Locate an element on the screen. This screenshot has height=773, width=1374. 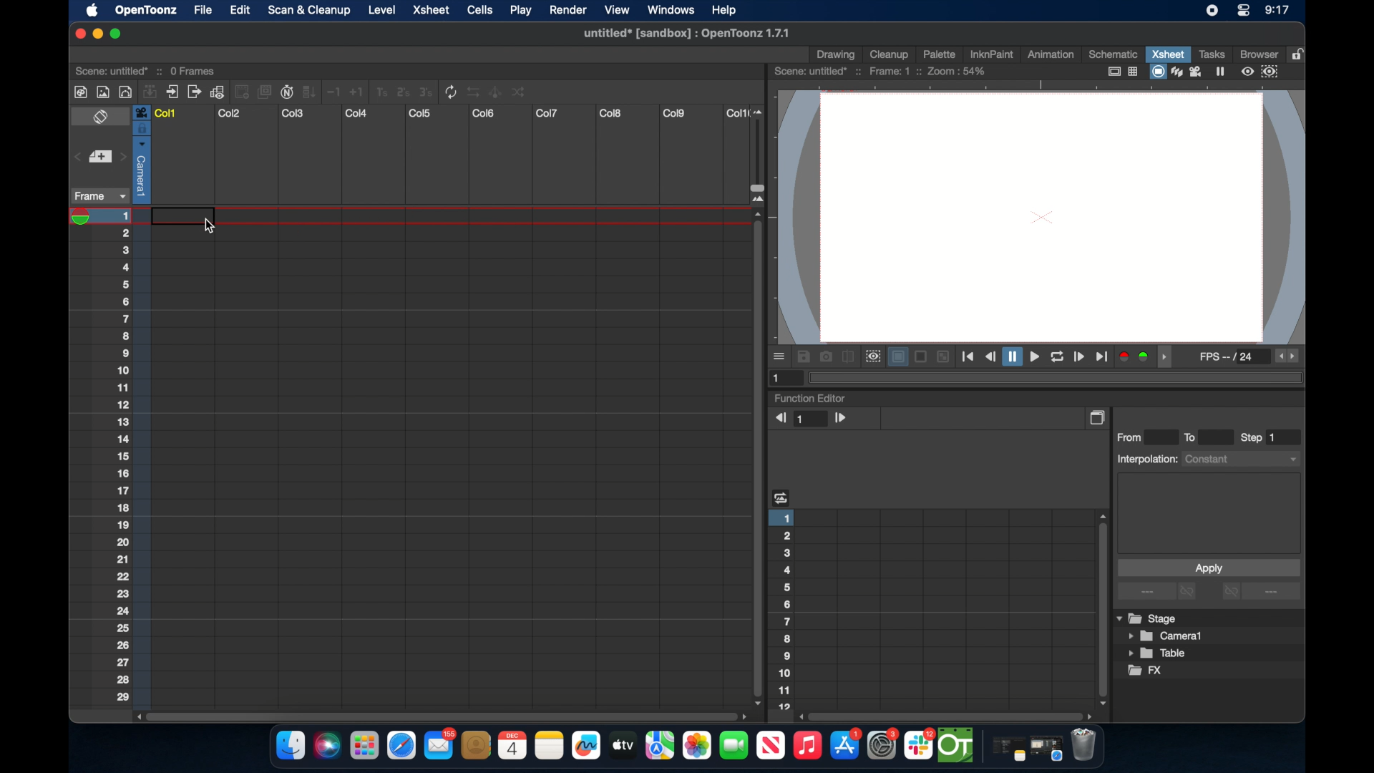
numbering is located at coordinates (784, 608).